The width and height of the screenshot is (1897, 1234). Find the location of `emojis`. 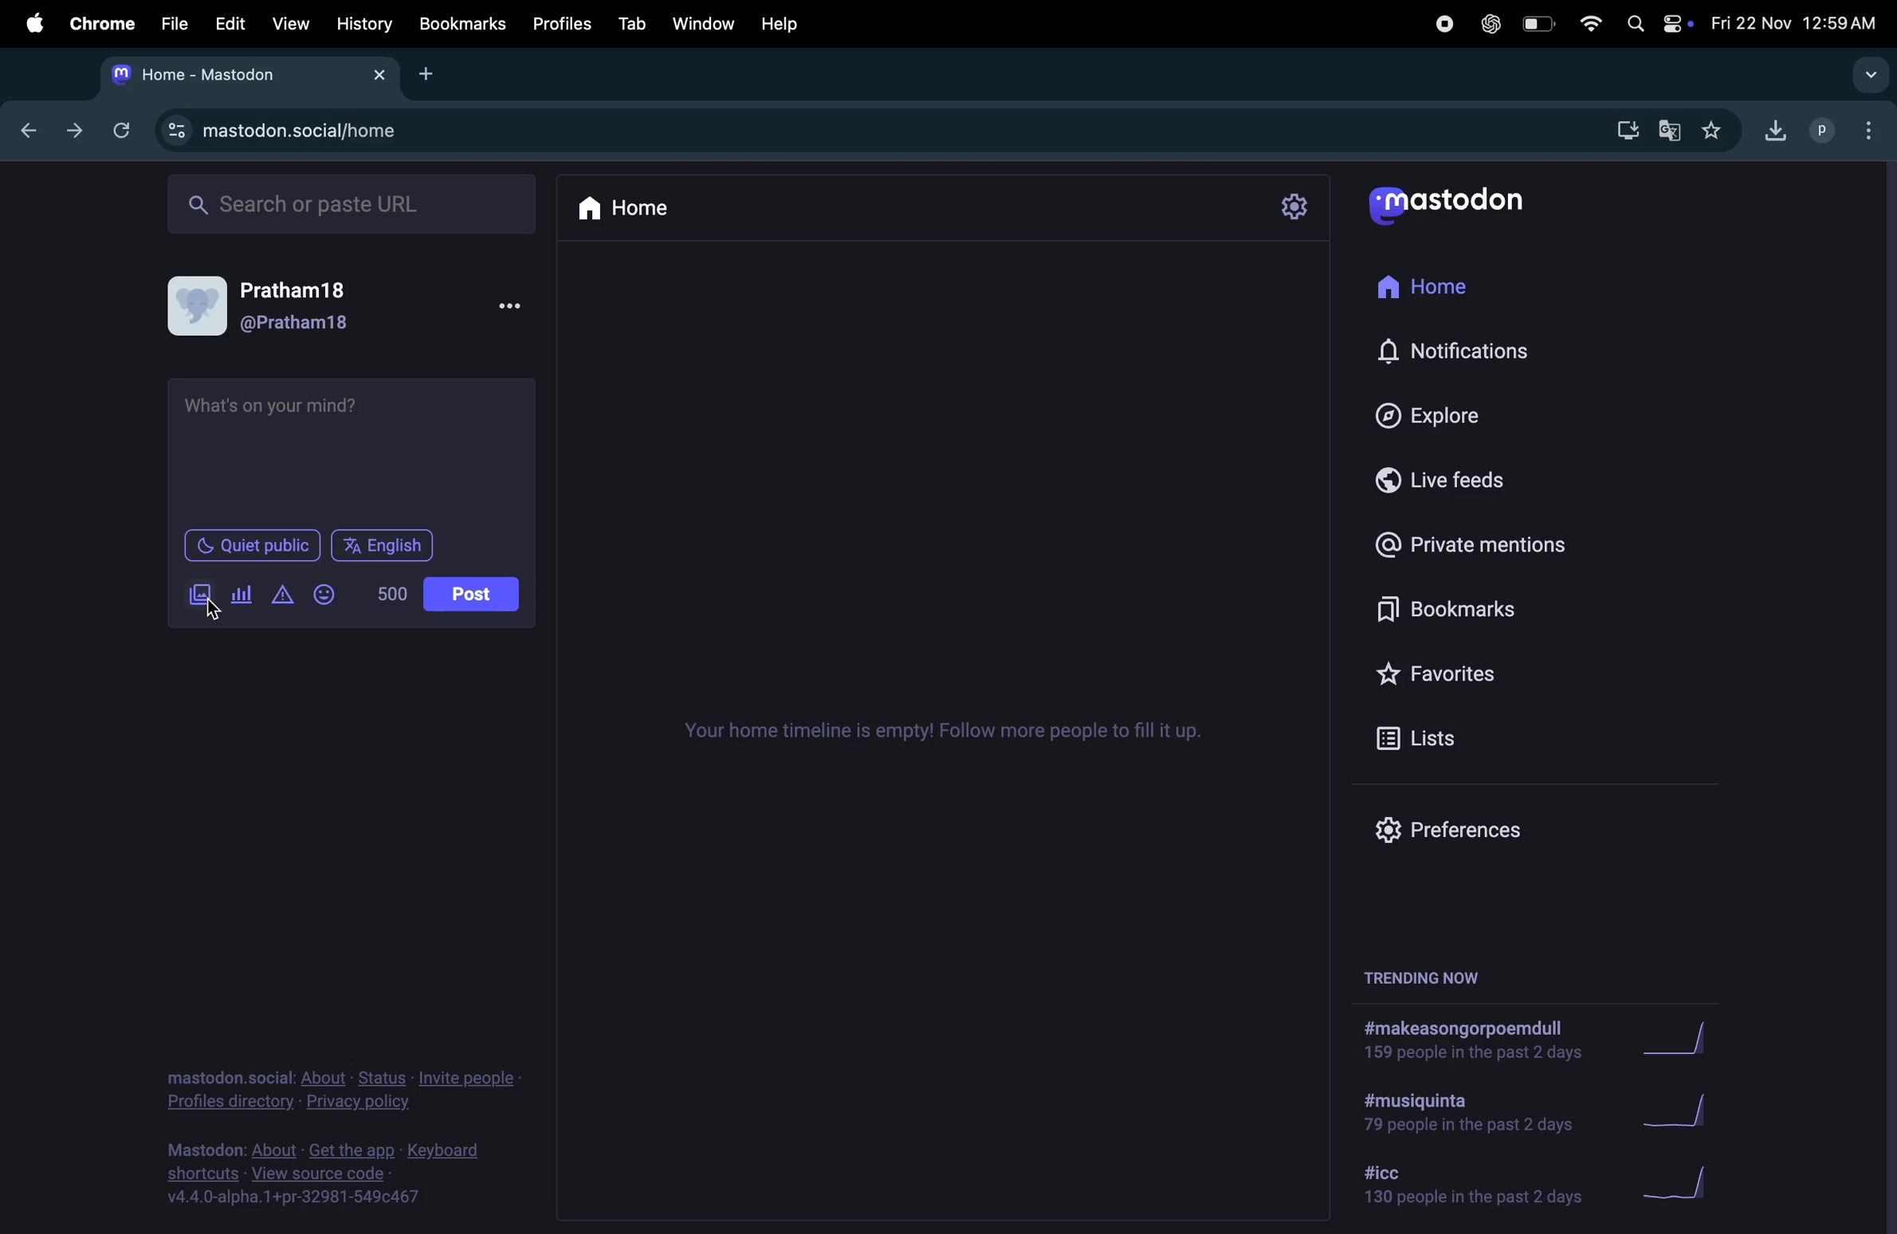

emojis is located at coordinates (332, 597).